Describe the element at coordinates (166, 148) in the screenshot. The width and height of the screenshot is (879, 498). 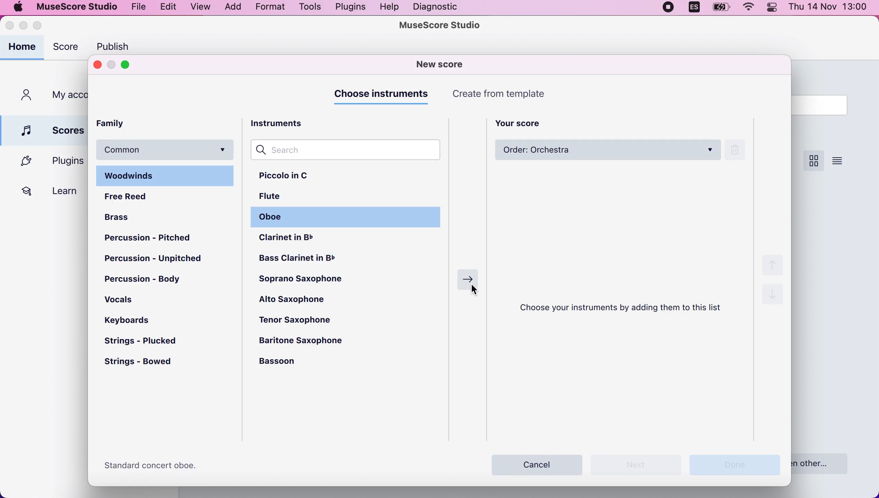
I see `common` at that location.